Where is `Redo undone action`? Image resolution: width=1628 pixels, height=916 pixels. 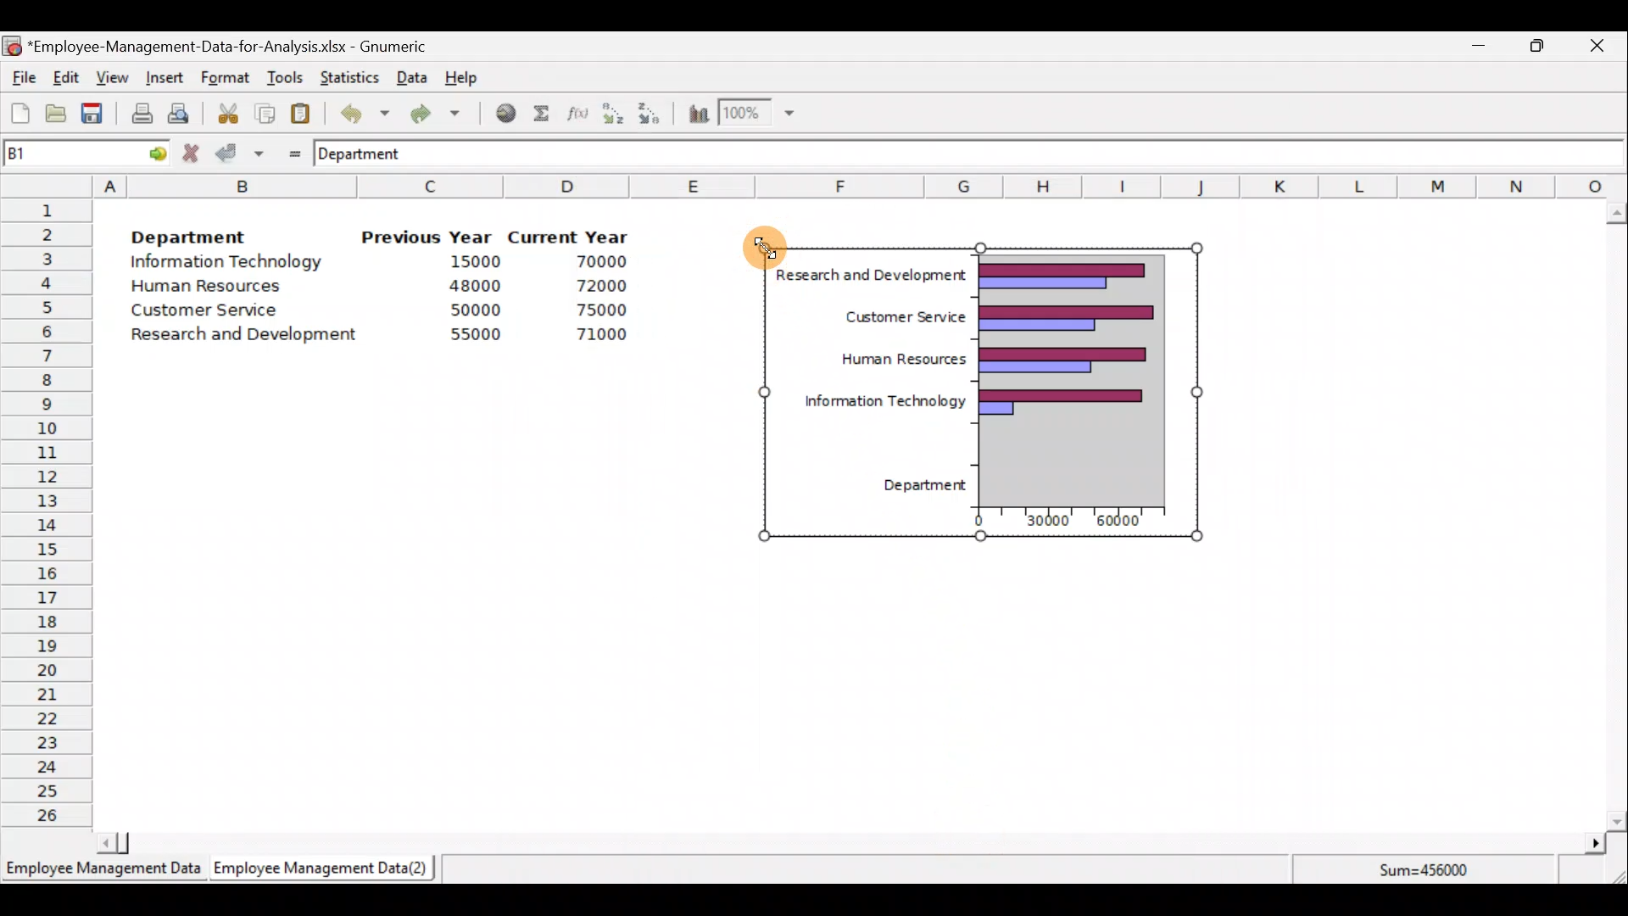
Redo undone action is located at coordinates (432, 114).